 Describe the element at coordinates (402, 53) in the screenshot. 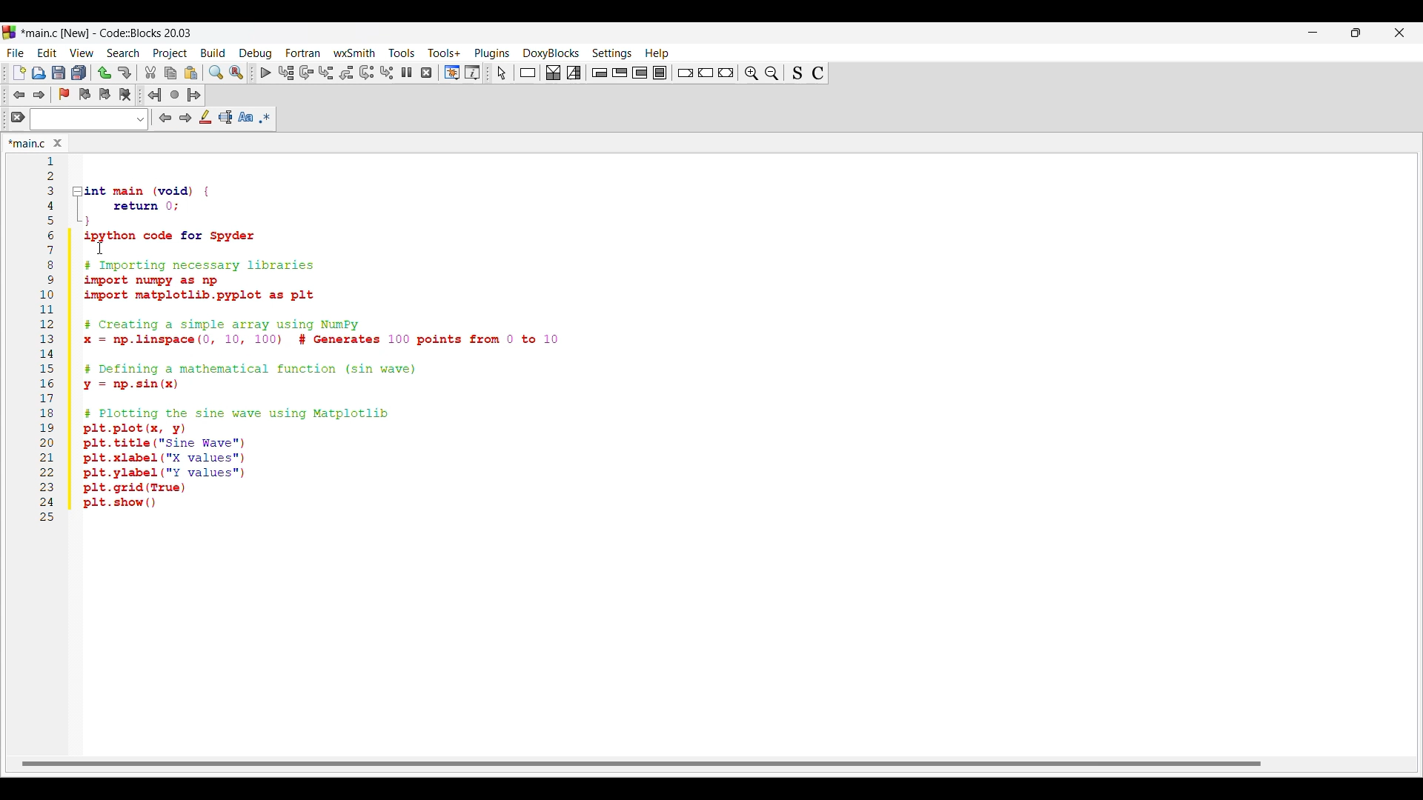

I see `Tools menu` at that location.